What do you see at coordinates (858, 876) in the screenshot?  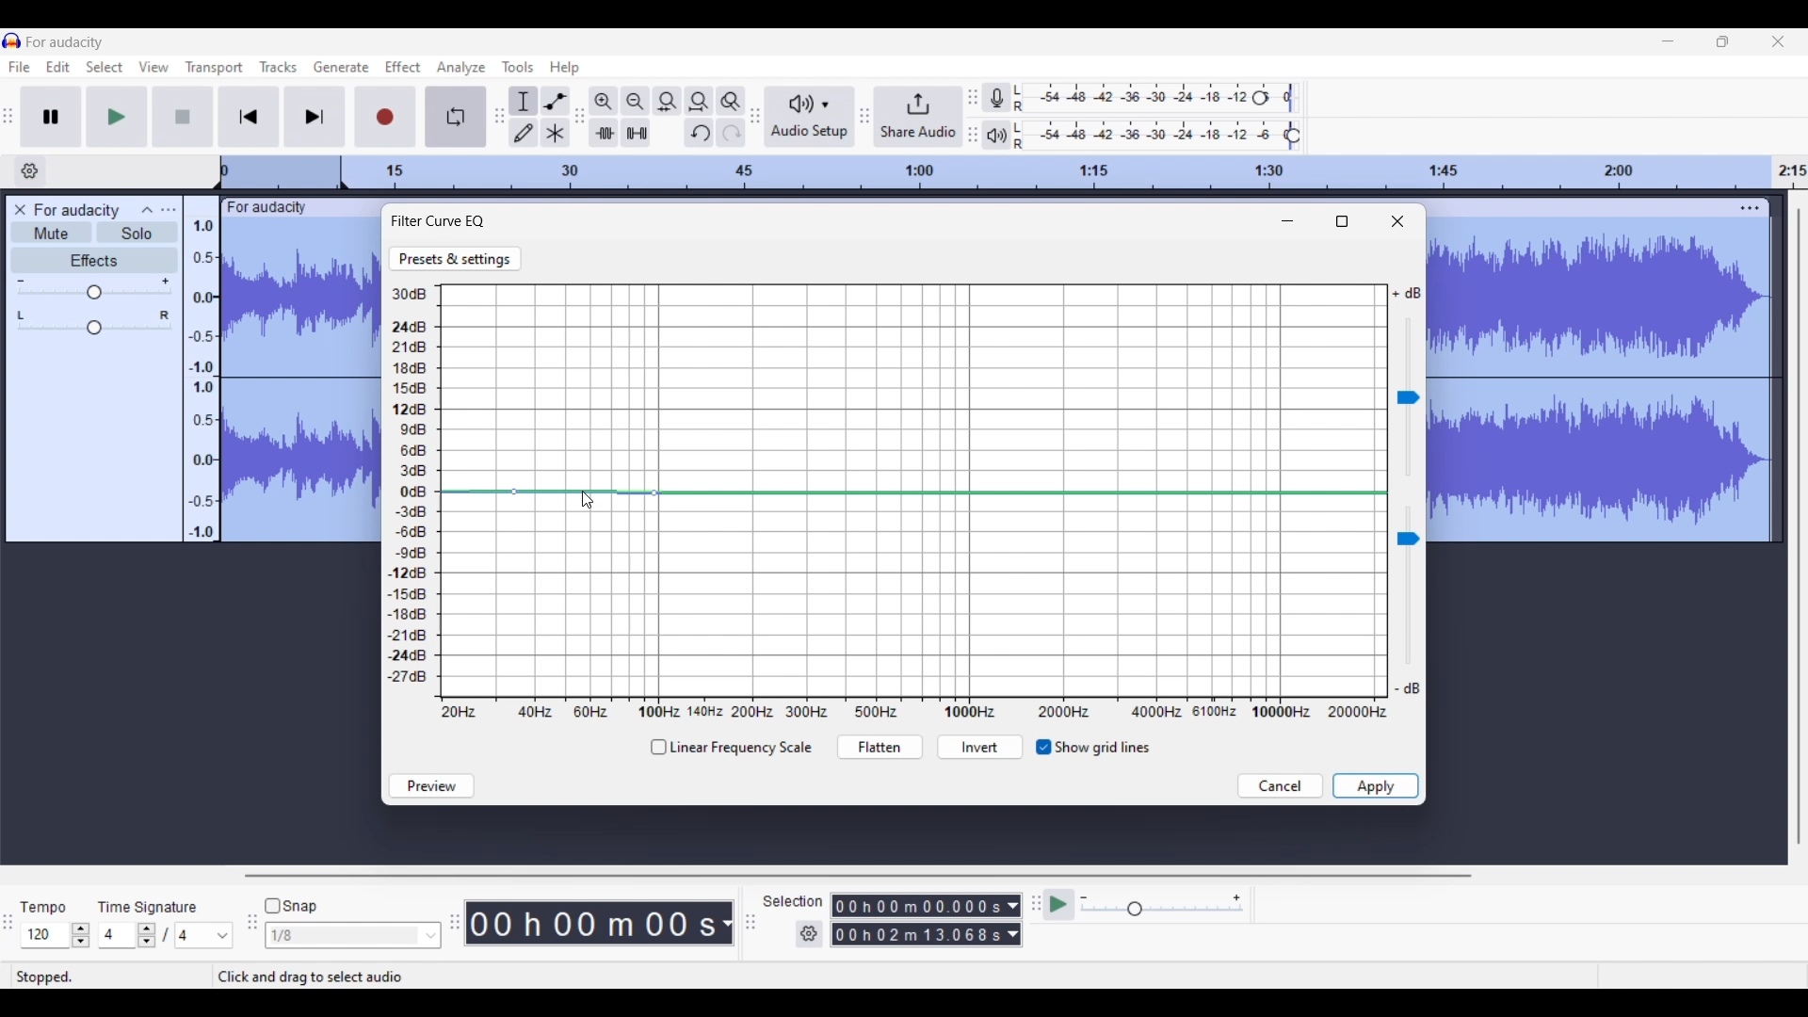 I see `Horizontal slide bar` at bounding box center [858, 876].